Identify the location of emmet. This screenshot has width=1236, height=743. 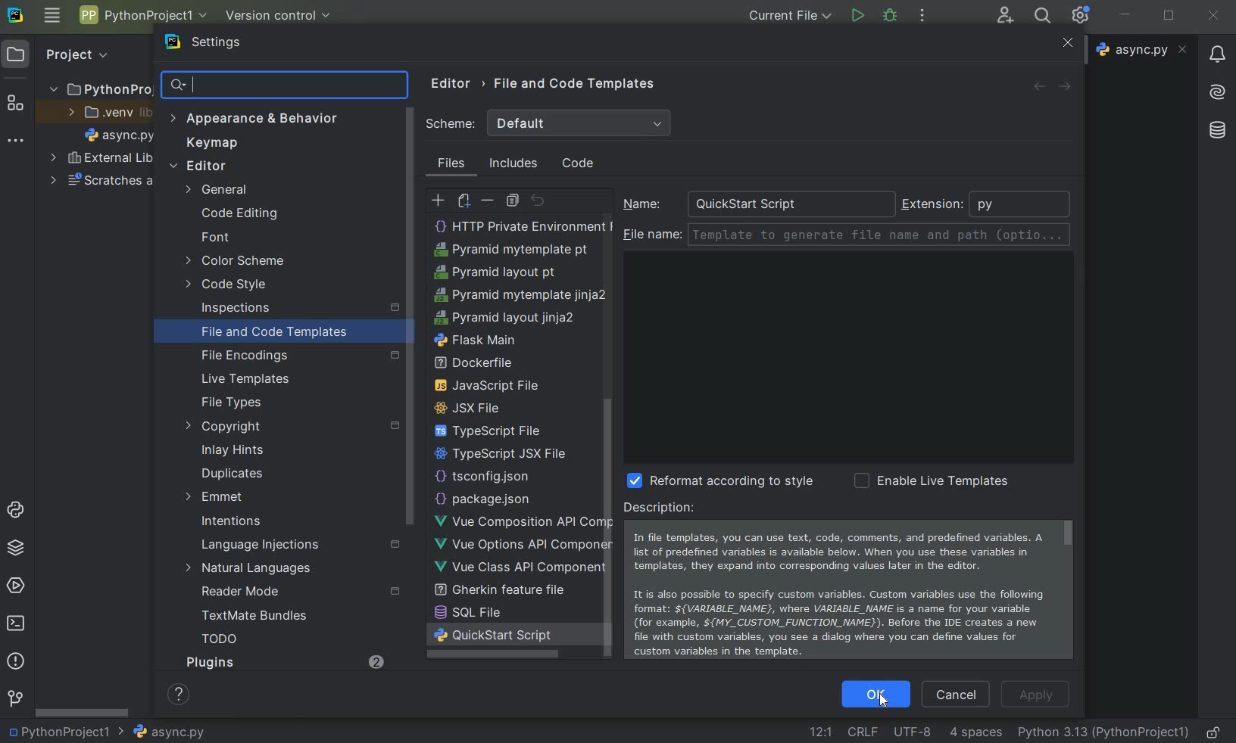
(229, 498).